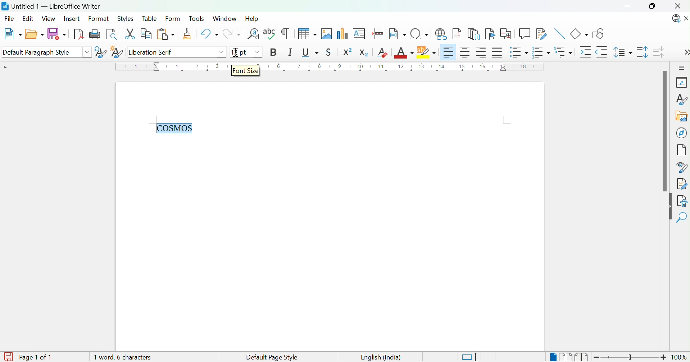 Image resolution: width=690 pixels, height=362 pixels. What do you see at coordinates (682, 167) in the screenshot?
I see `Style Inspector` at bounding box center [682, 167].